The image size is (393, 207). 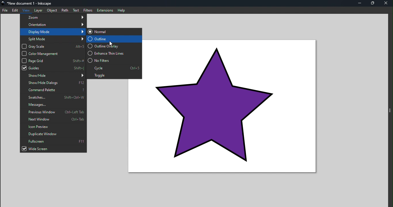 What do you see at coordinates (87, 11) in the screenshot?
I see `Filters` at bounding box center [87, 11].